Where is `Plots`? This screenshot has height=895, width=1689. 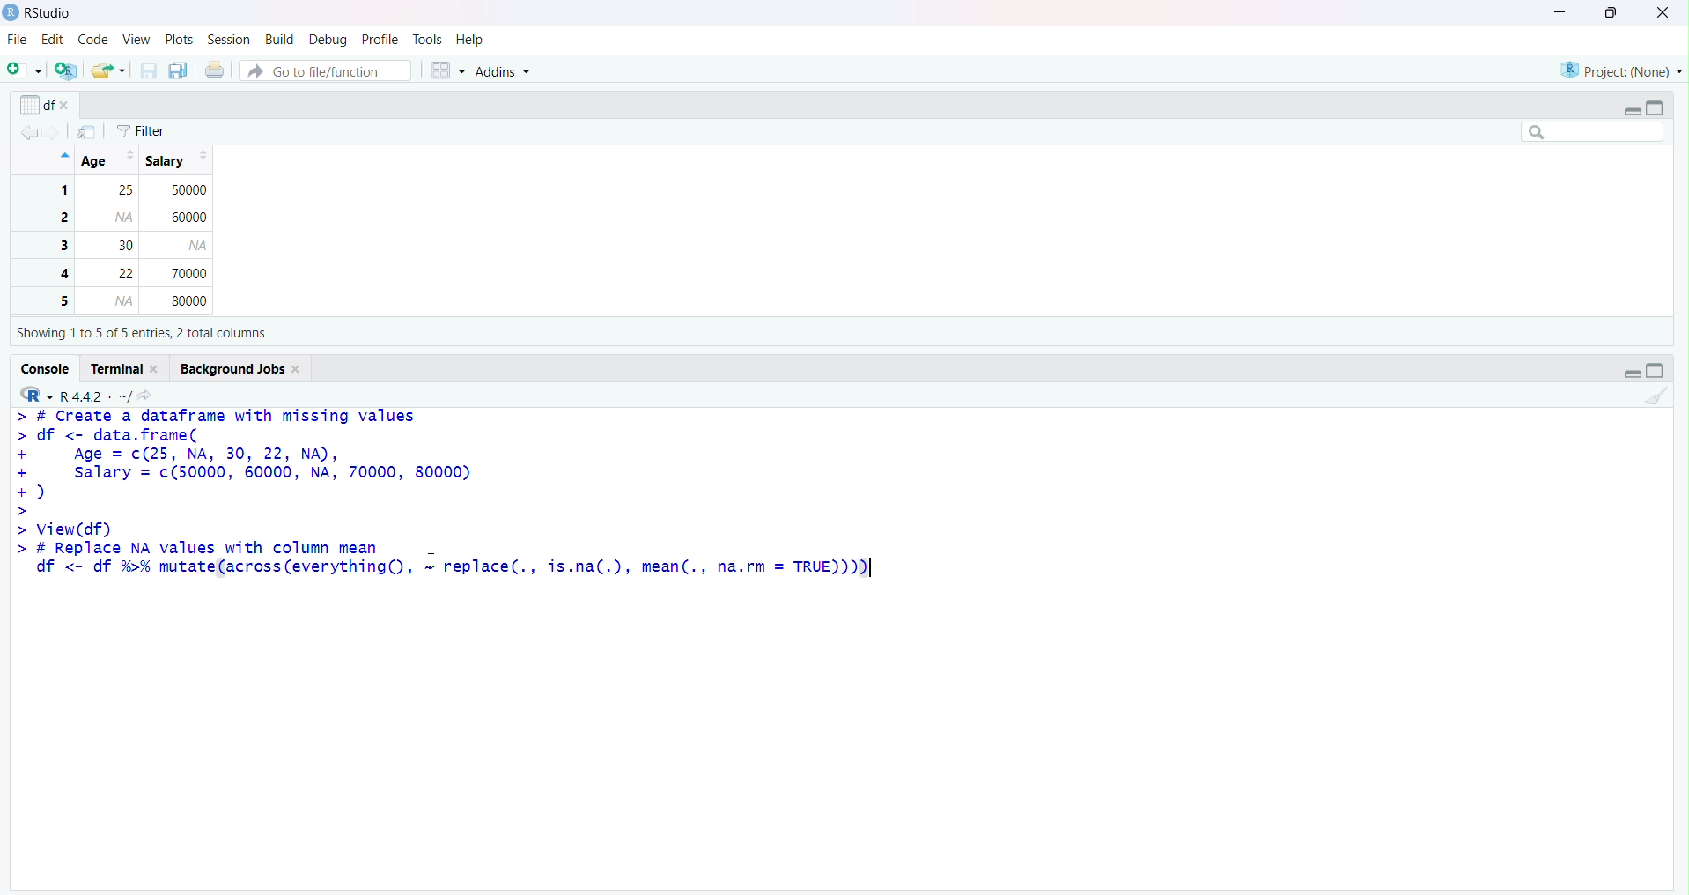 Plots is located at coordinates (176, 39).